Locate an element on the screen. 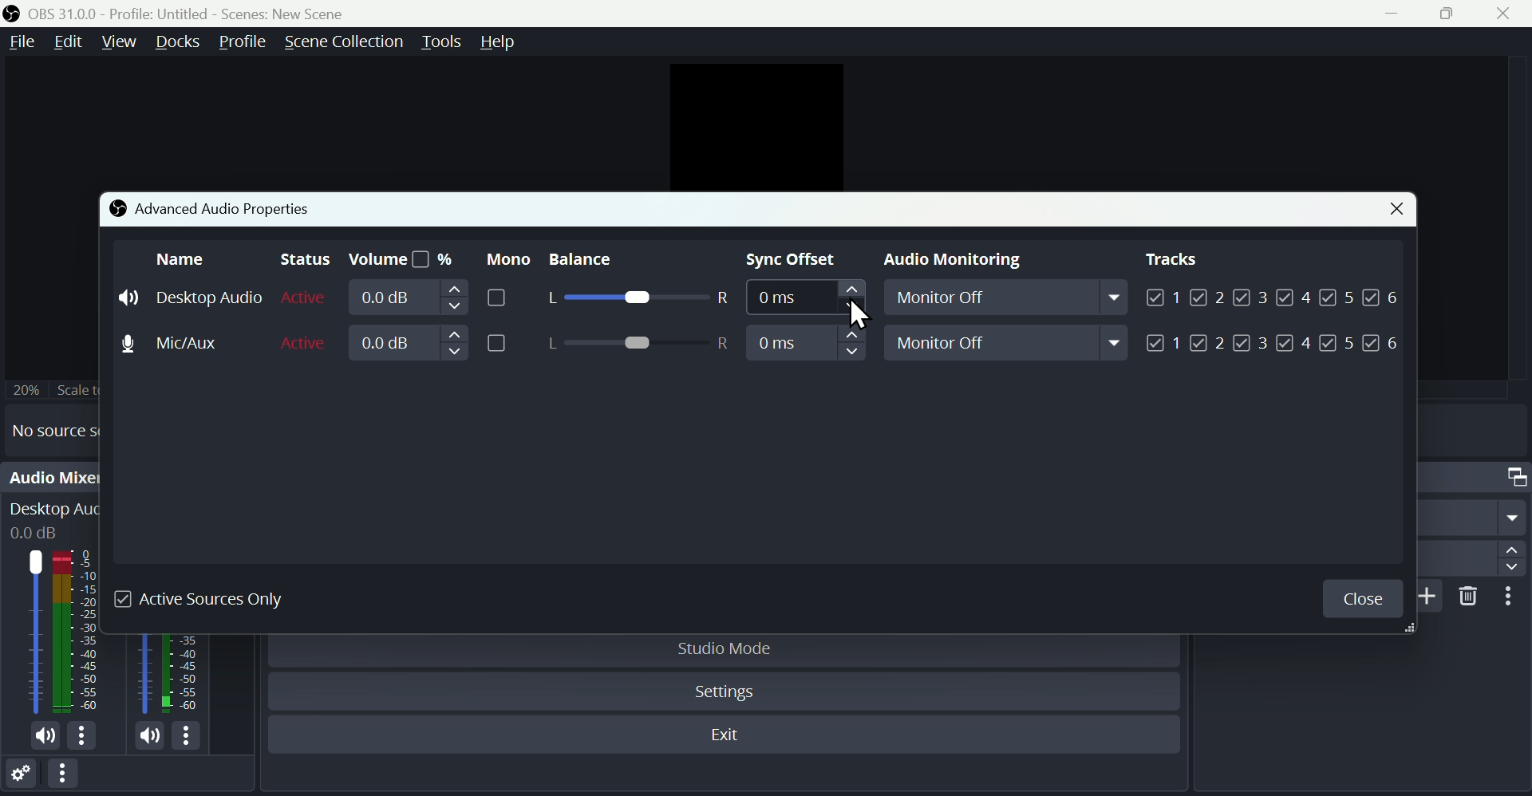 The width and height of the screenshot is (1532, 796). Balance slider is located at coordinates (636, 344).